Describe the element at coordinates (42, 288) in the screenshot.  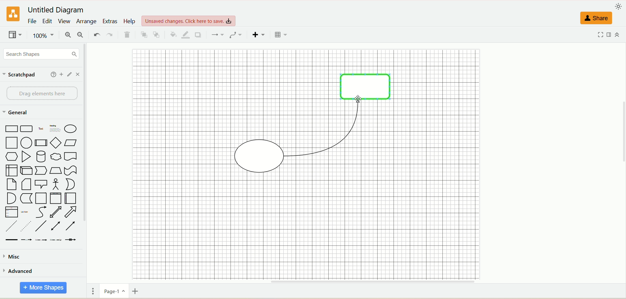
I see `more shapes` at that location.